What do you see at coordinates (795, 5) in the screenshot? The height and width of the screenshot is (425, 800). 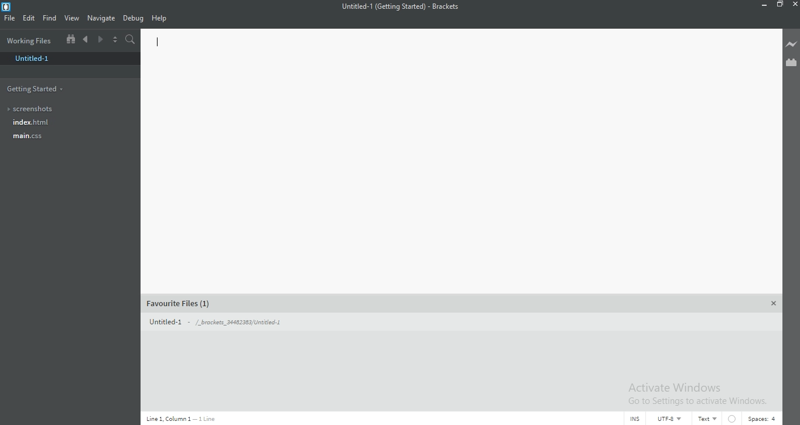 I see `Close` at bounding box center [795, 5].